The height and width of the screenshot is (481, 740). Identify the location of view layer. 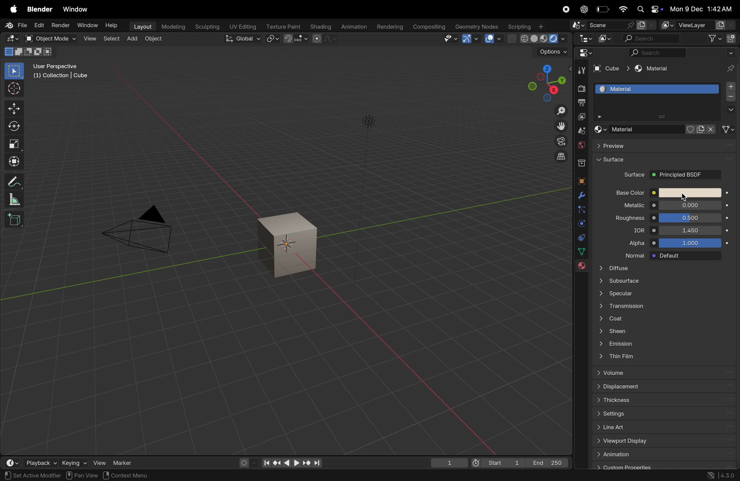
(580, 117).